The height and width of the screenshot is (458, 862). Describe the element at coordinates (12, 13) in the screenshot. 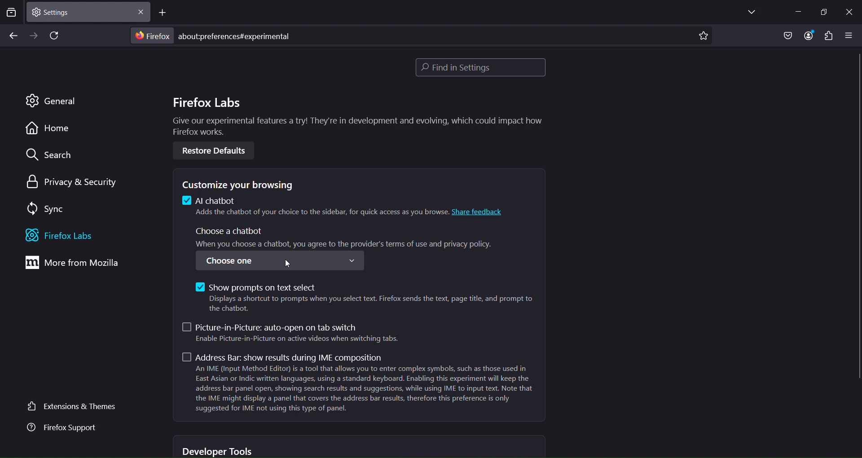

I see `search tabs` at that location.